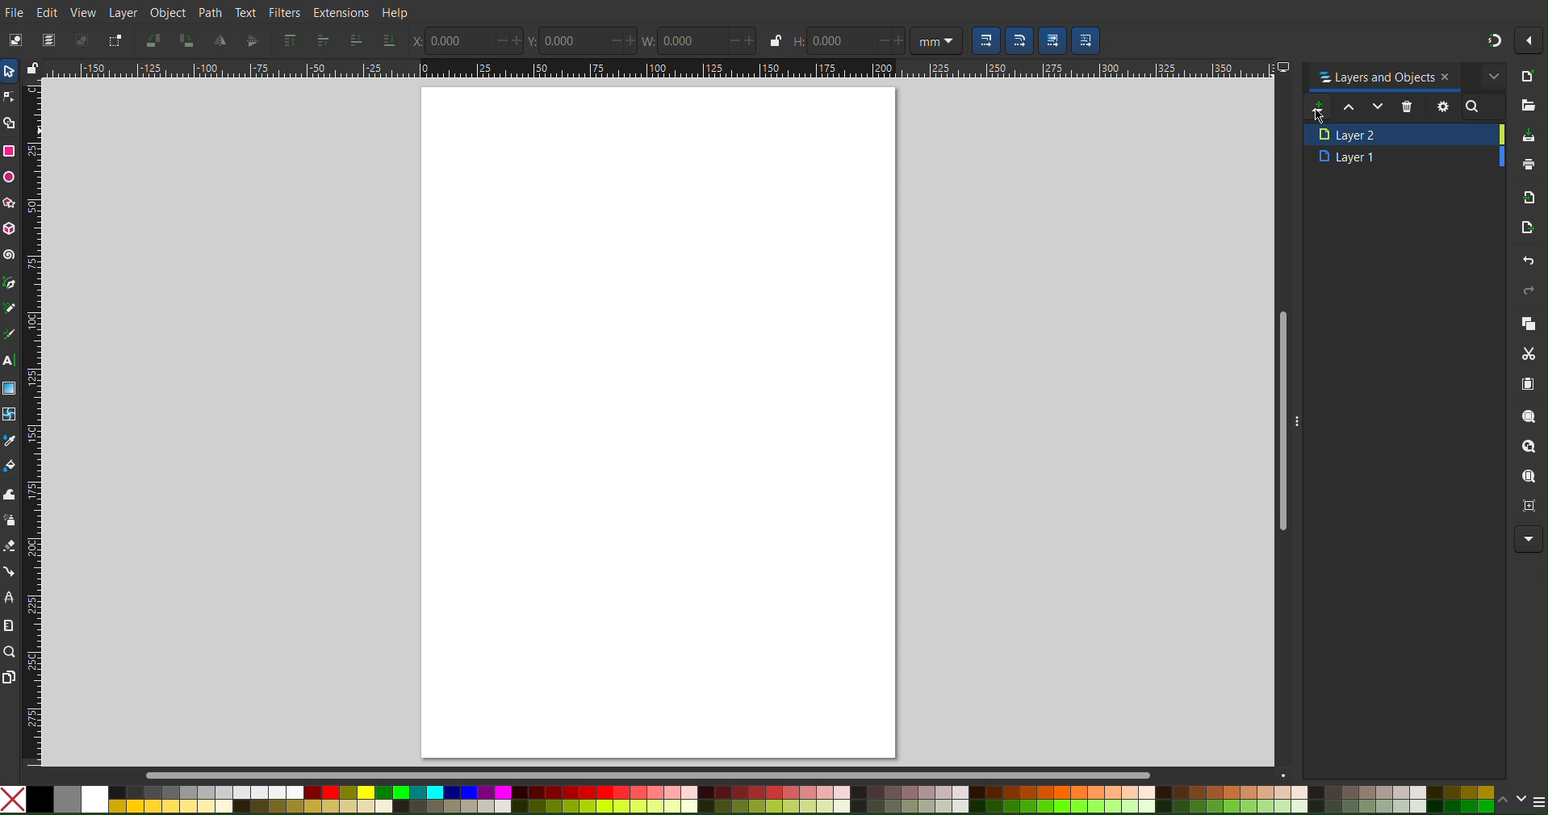 The image size is (1548, 815). I want to click on Layer 2, so click(1404, 135).